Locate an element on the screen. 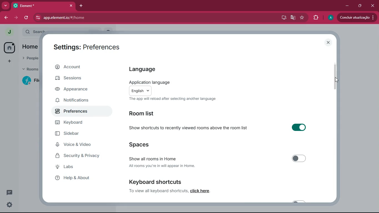 The height and width of the screenshot is (213, 379). security & privacy is located at coordinates (79, 157).